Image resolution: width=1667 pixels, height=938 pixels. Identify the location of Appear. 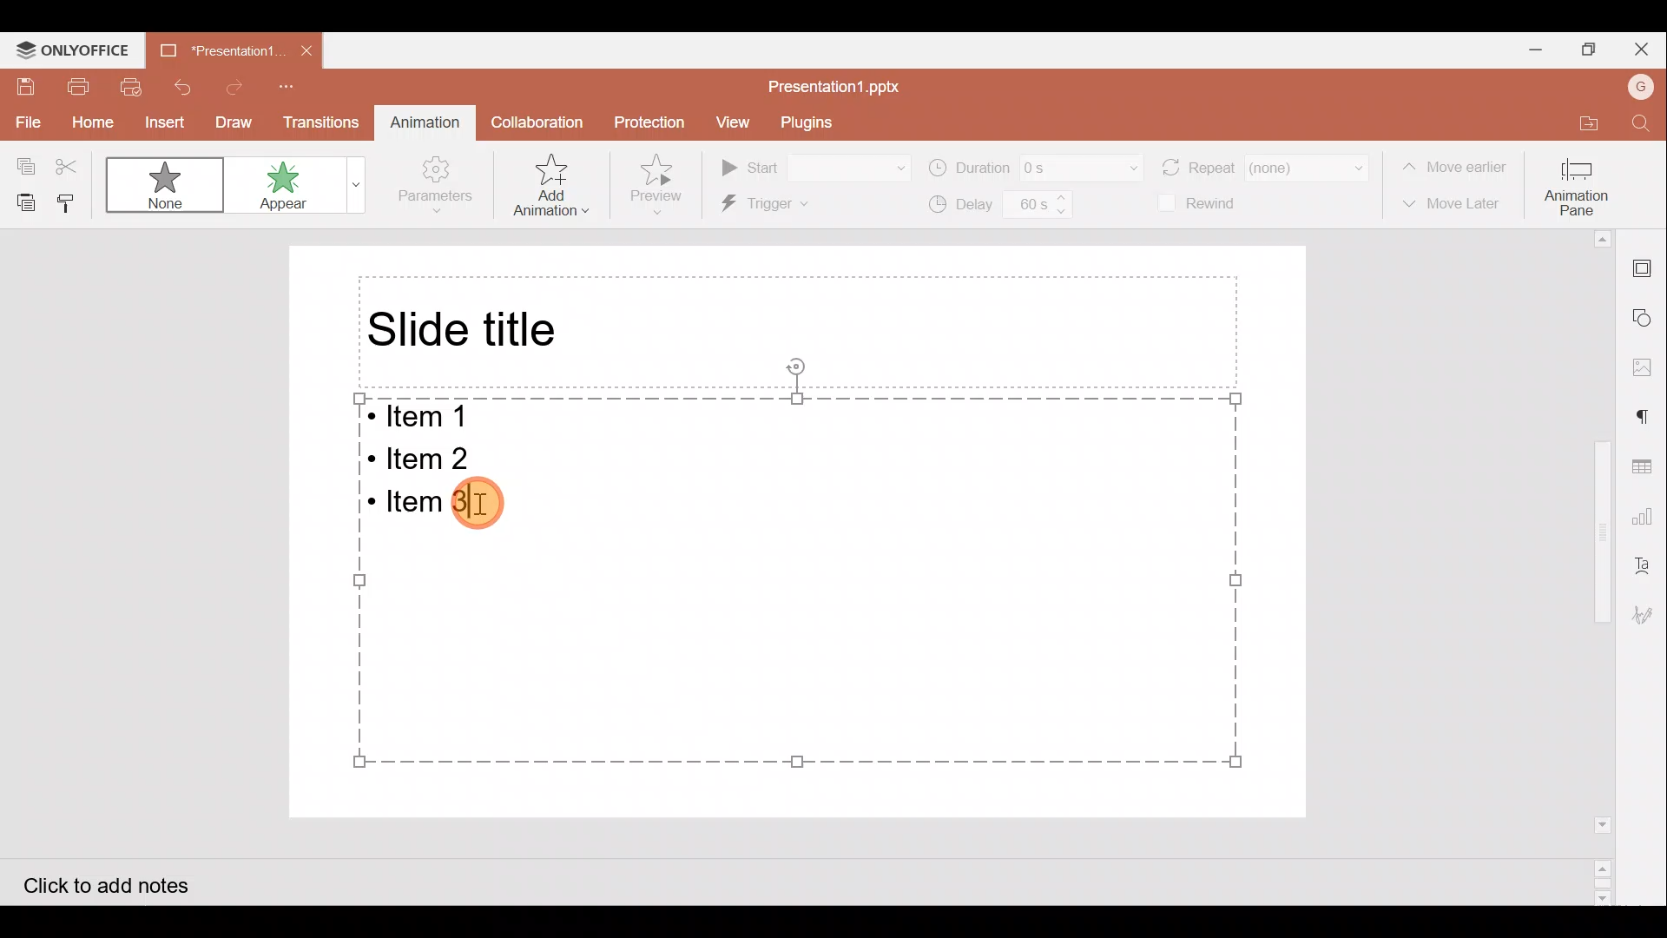
(299, 188).